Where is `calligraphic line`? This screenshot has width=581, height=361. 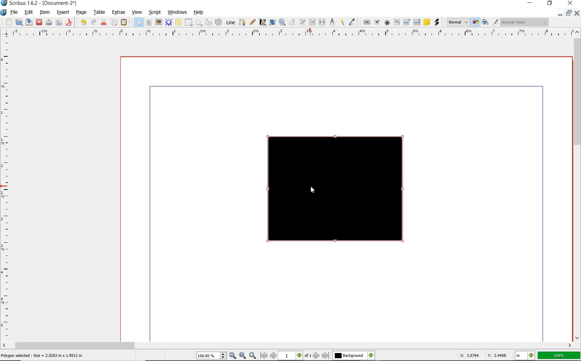 calligraphic line is located at coordinates (262, 22).